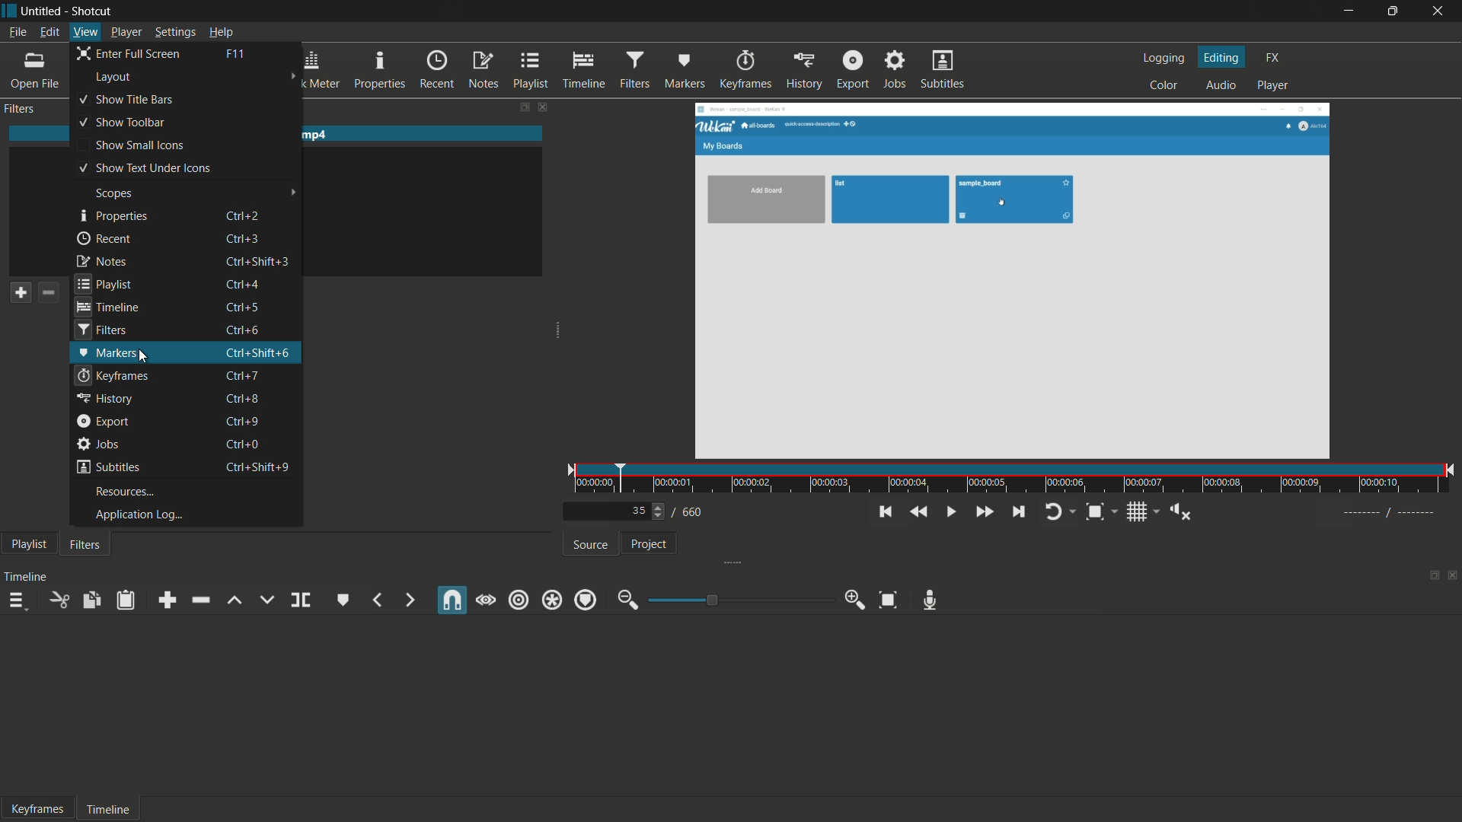  I want to click on history, so click(101, 400).